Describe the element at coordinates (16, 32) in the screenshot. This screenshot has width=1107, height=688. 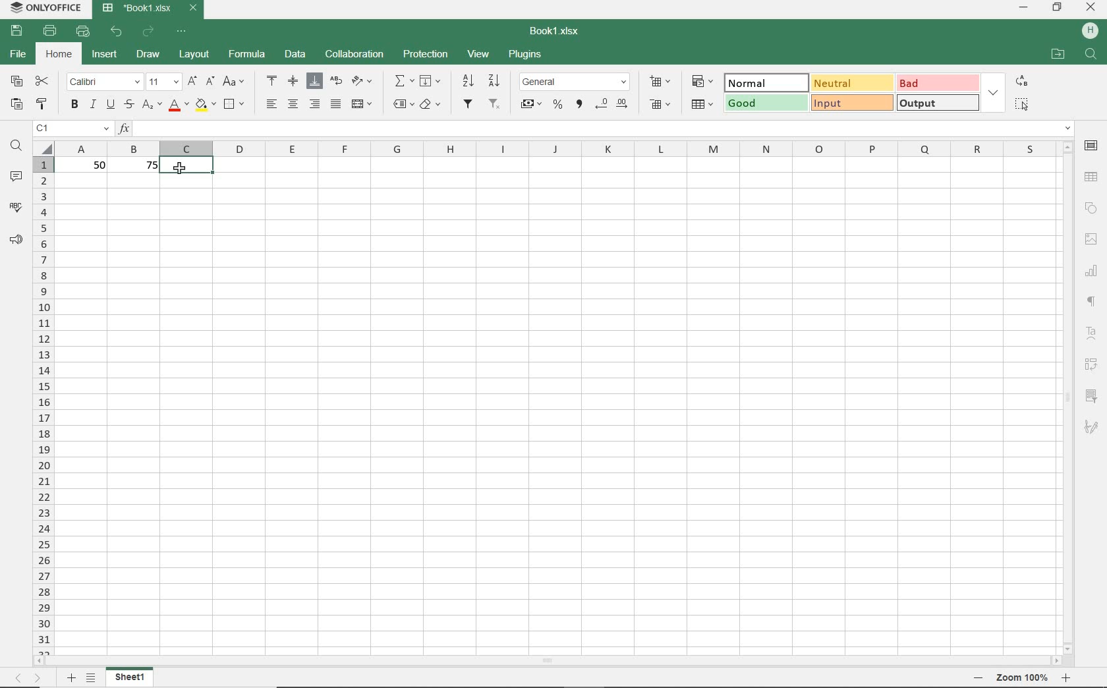
I see `save` at that location.